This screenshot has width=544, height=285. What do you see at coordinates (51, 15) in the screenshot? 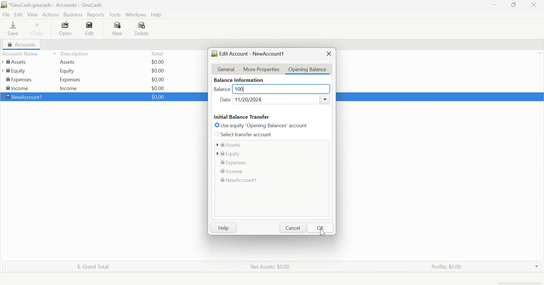
I see `Actions` at bounding box center [51, 15].